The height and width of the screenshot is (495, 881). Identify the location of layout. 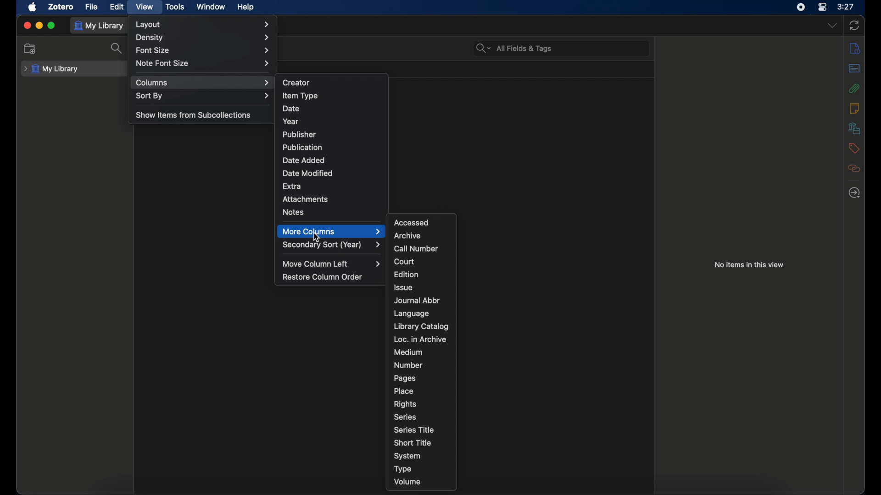
(203, 24).